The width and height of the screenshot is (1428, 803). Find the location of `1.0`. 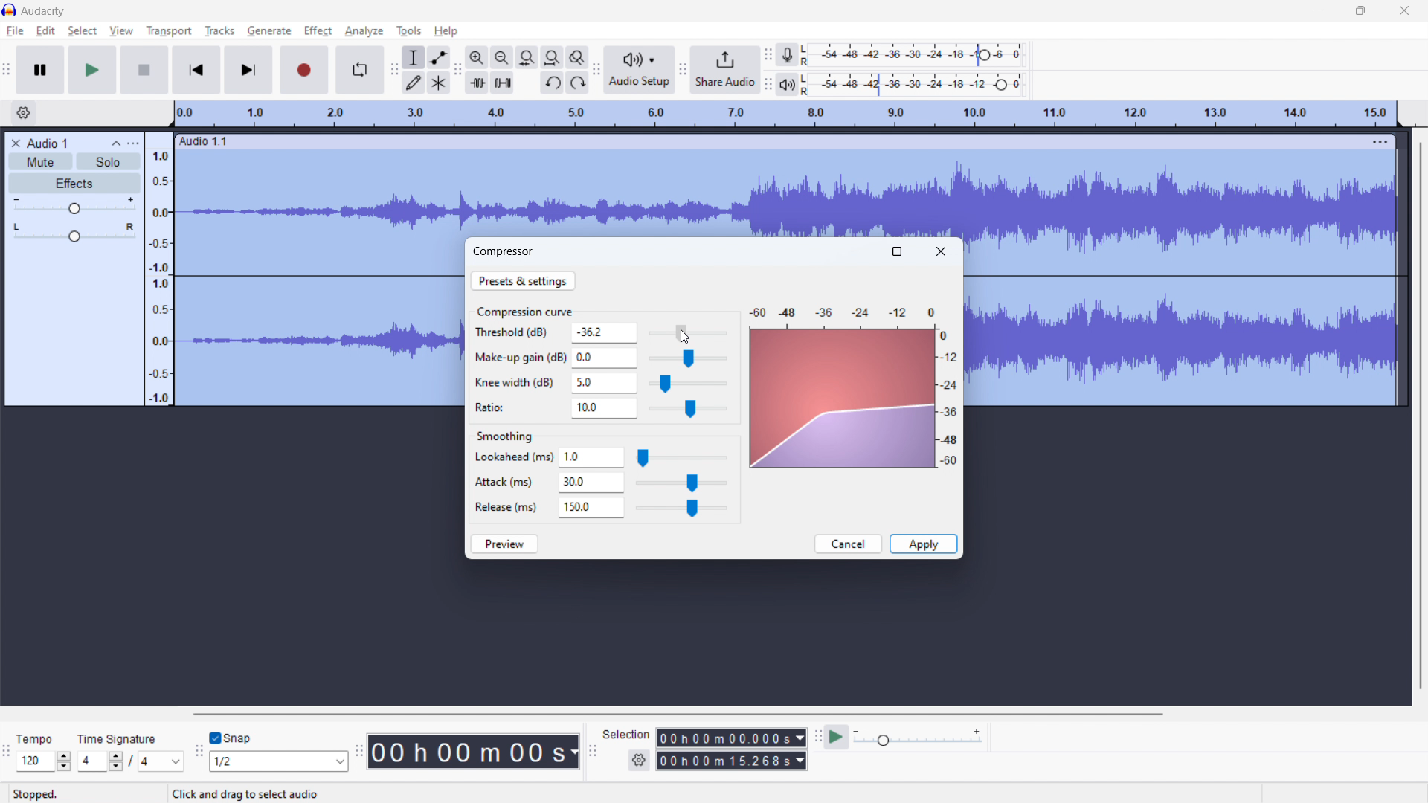

1.0 is located at coordinates (592, 458).